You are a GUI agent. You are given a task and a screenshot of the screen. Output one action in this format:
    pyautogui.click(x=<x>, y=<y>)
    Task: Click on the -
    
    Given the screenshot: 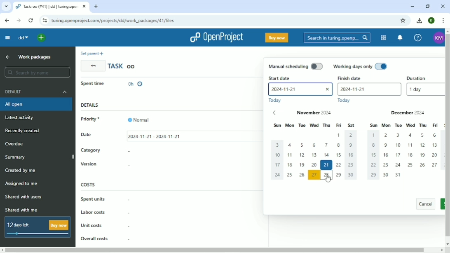 What is the action you would take?
    pyautogui.click(x=129, y=239)
    